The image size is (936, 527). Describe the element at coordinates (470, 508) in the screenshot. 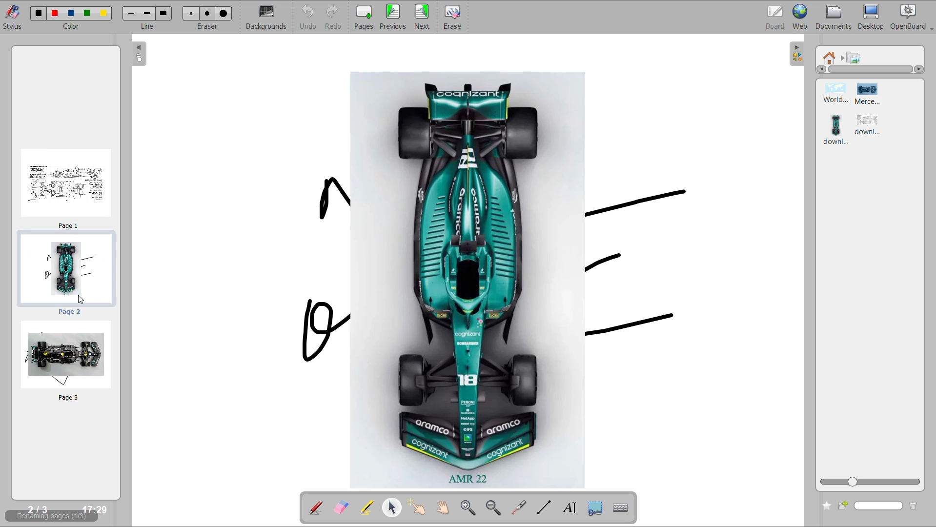

I see `zoom in` at that location.